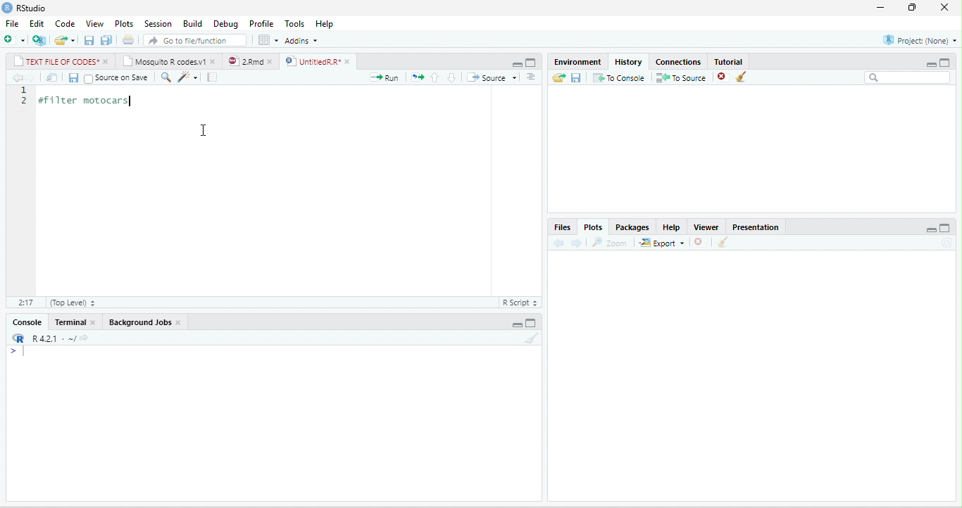  Describe the element at coordinates (194, 41) in the screenshot. I see `search file` at that location.